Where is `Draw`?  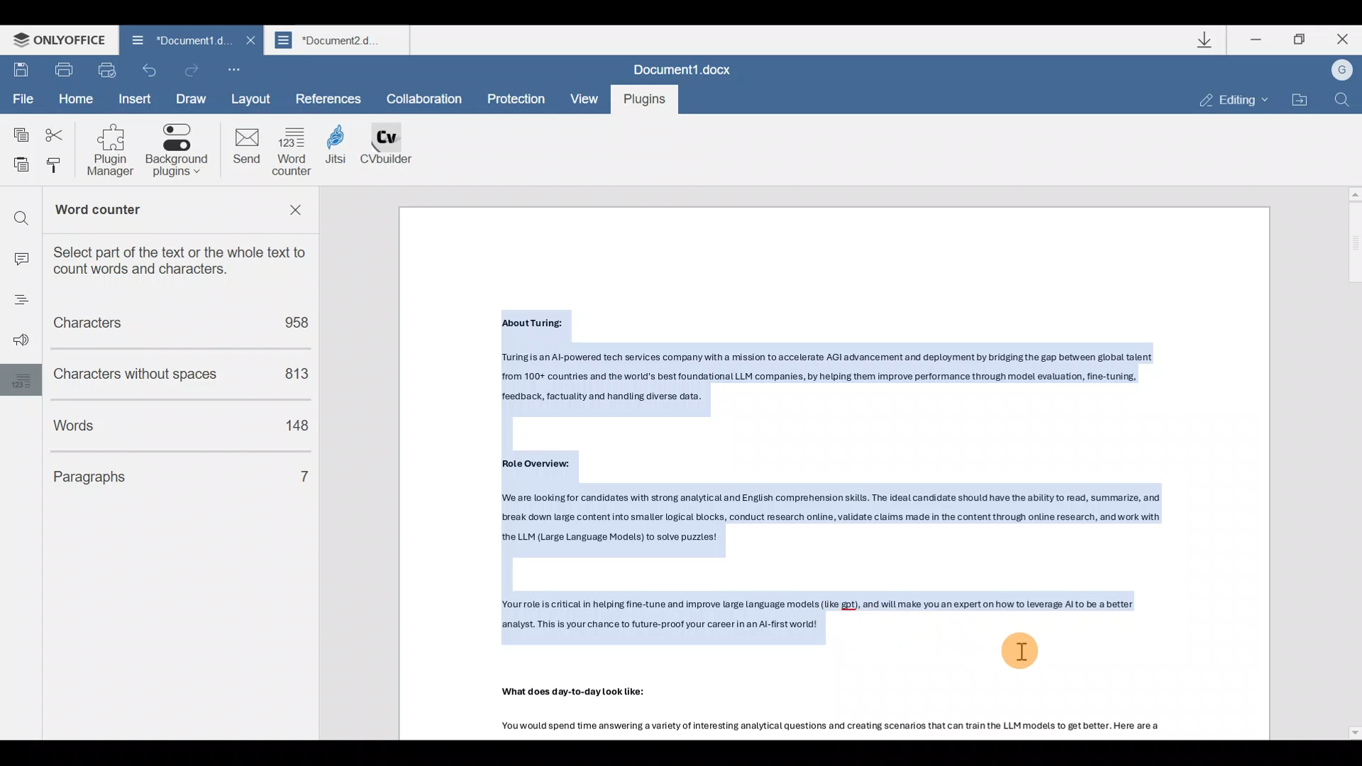
Draw is located at coordinates (192, 99).